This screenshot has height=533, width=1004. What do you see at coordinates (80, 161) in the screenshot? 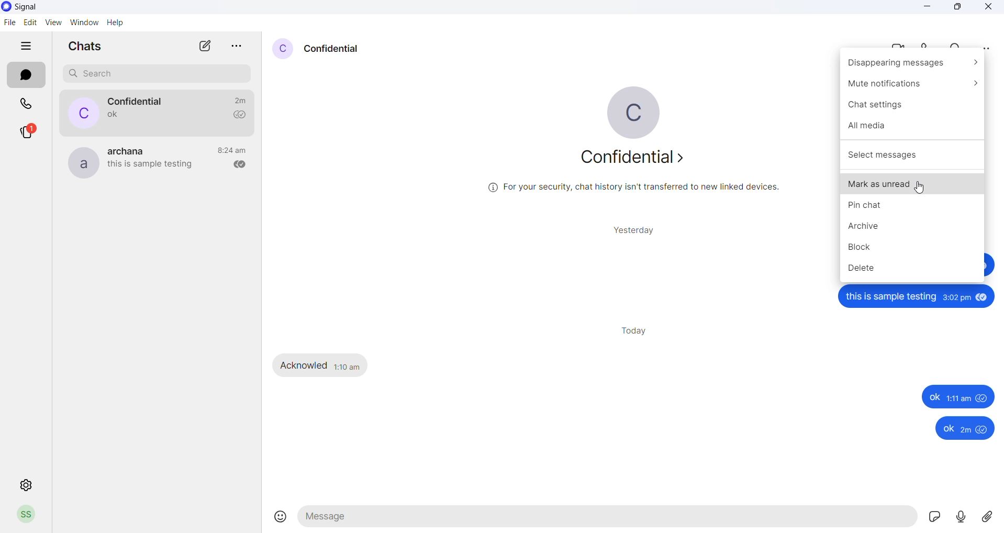
I see `profile picture` at bounding box center [80, 161].